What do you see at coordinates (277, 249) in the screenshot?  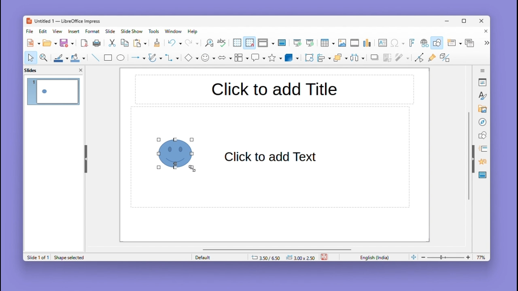 I see `Horizontal scroll bar` at bounding box center [277, 249].